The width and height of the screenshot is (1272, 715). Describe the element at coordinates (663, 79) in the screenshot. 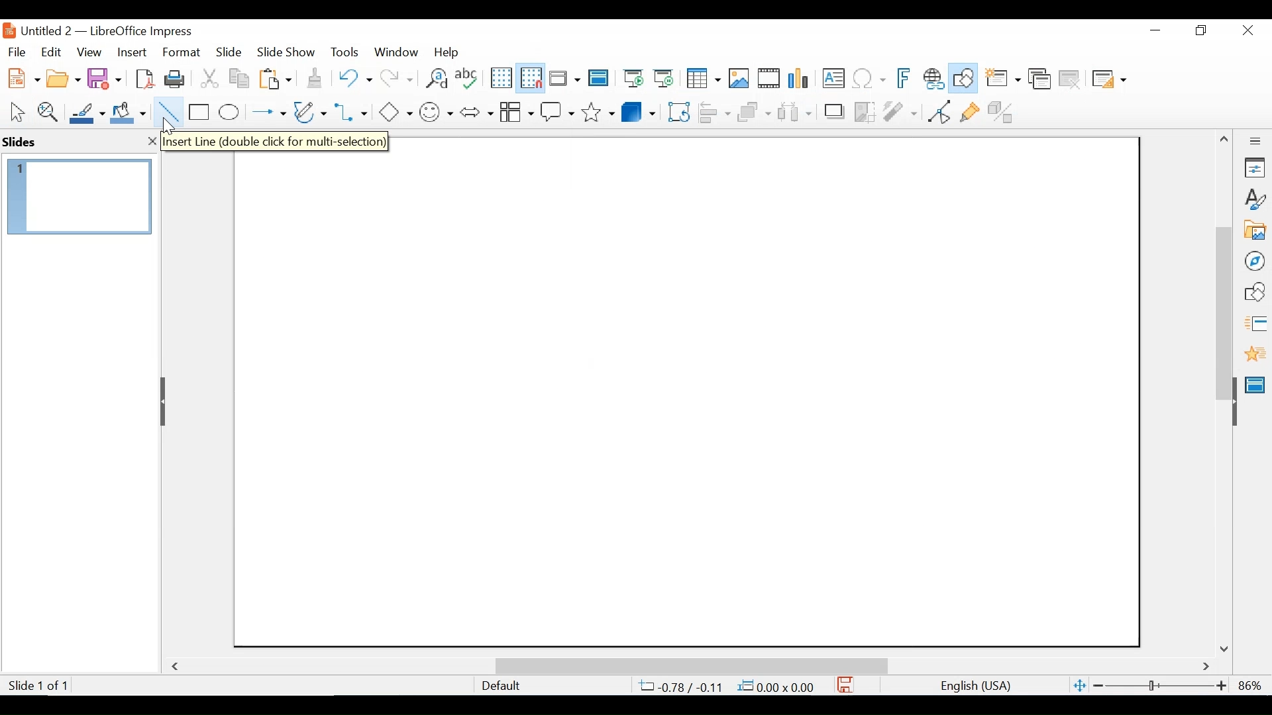

I see `Start from Current Slide` at that location.